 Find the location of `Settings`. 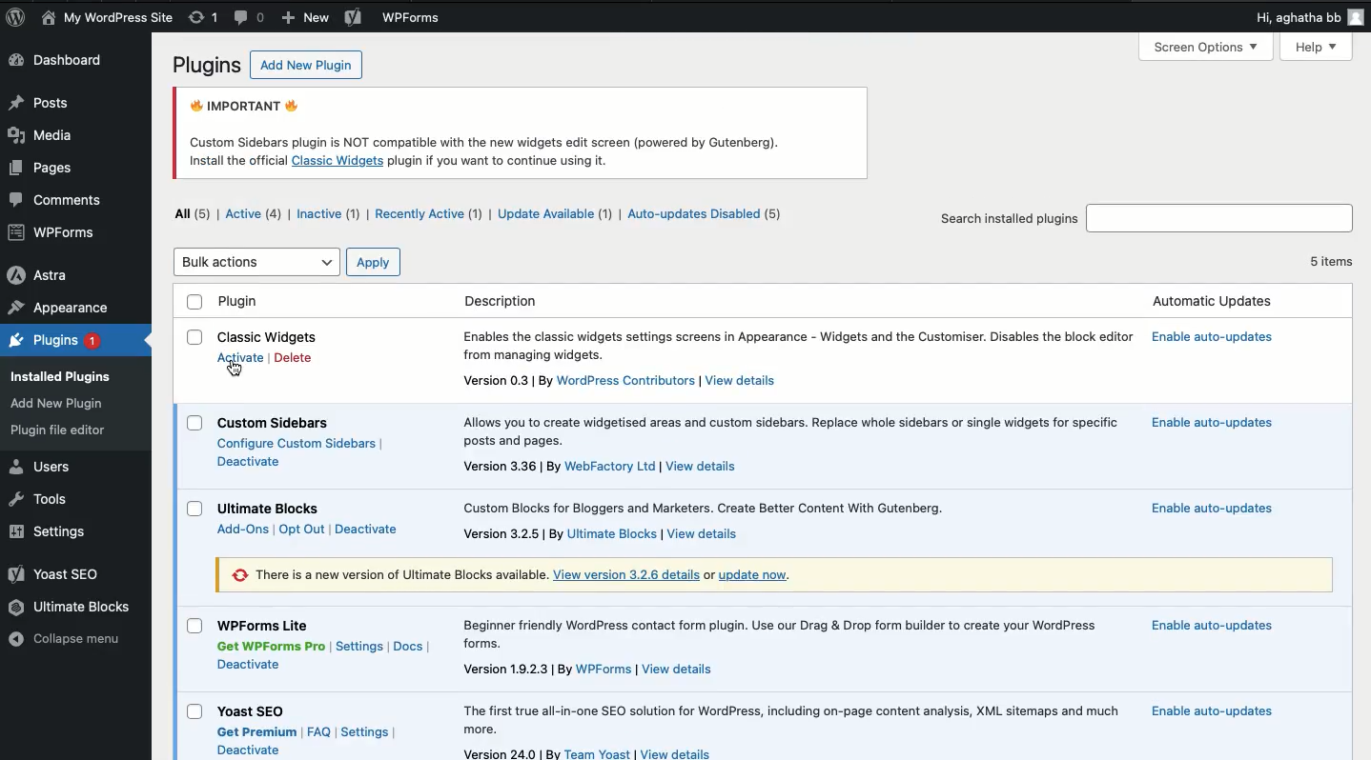

Settings is located at coordinates (360, 648).